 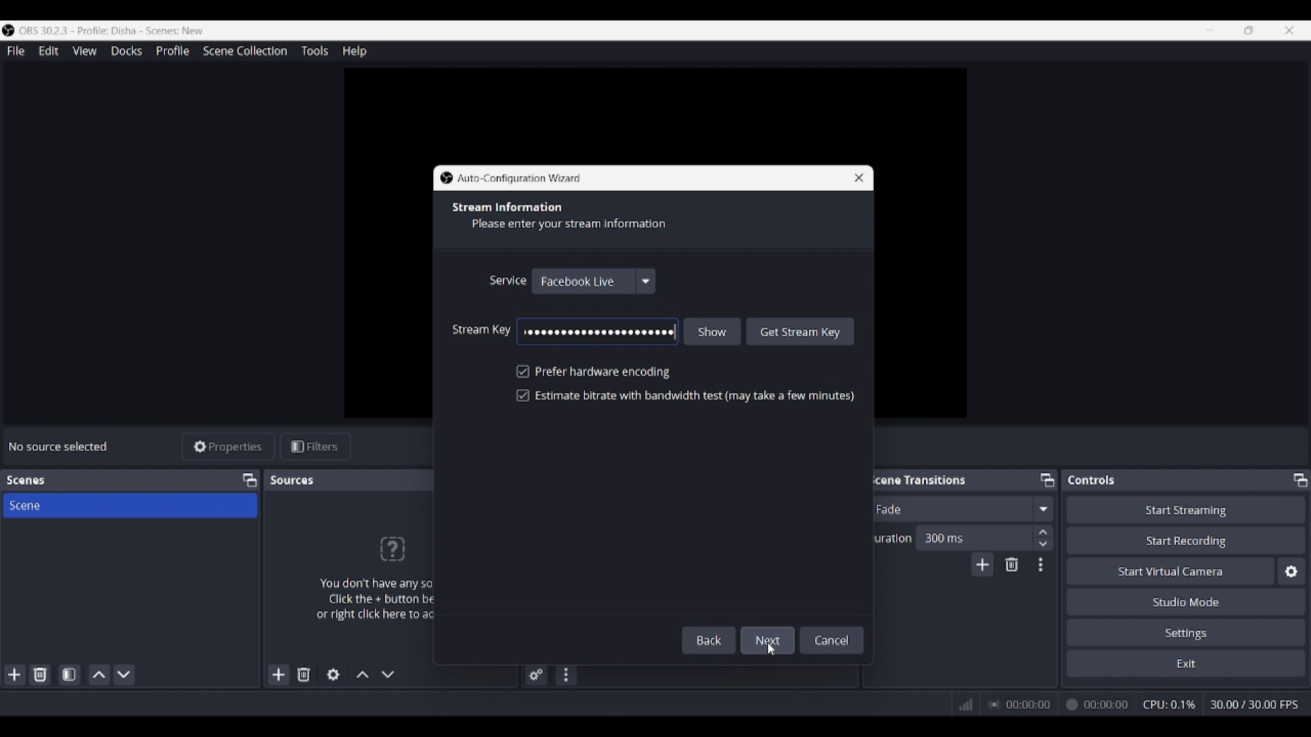 I want to click on Next, so click(x=769, y=637).